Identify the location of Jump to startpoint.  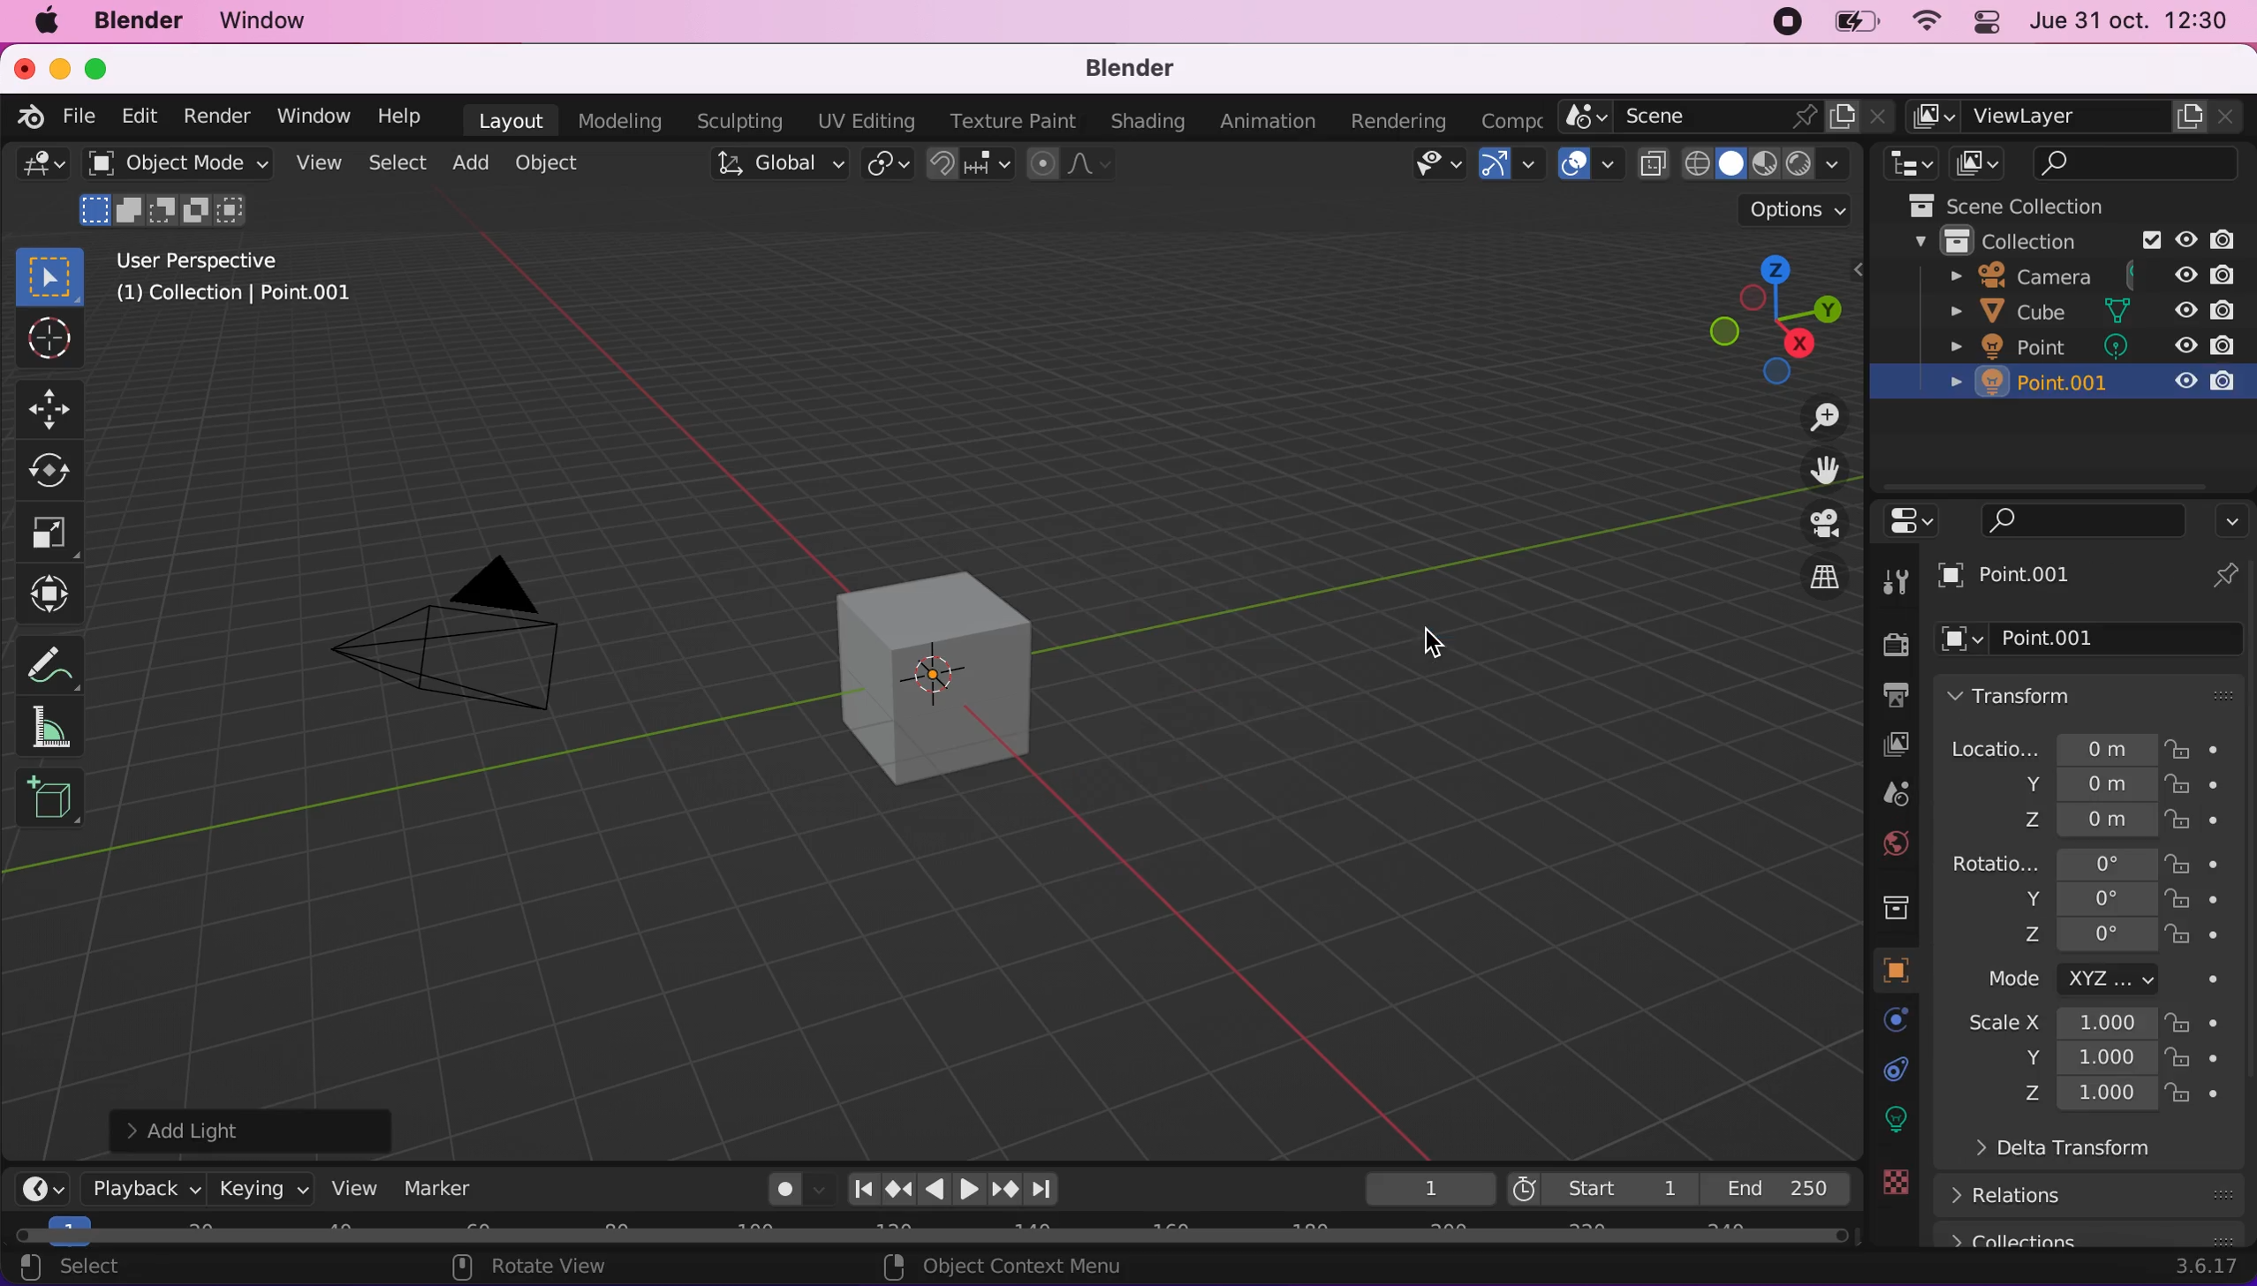
(855, 1190).